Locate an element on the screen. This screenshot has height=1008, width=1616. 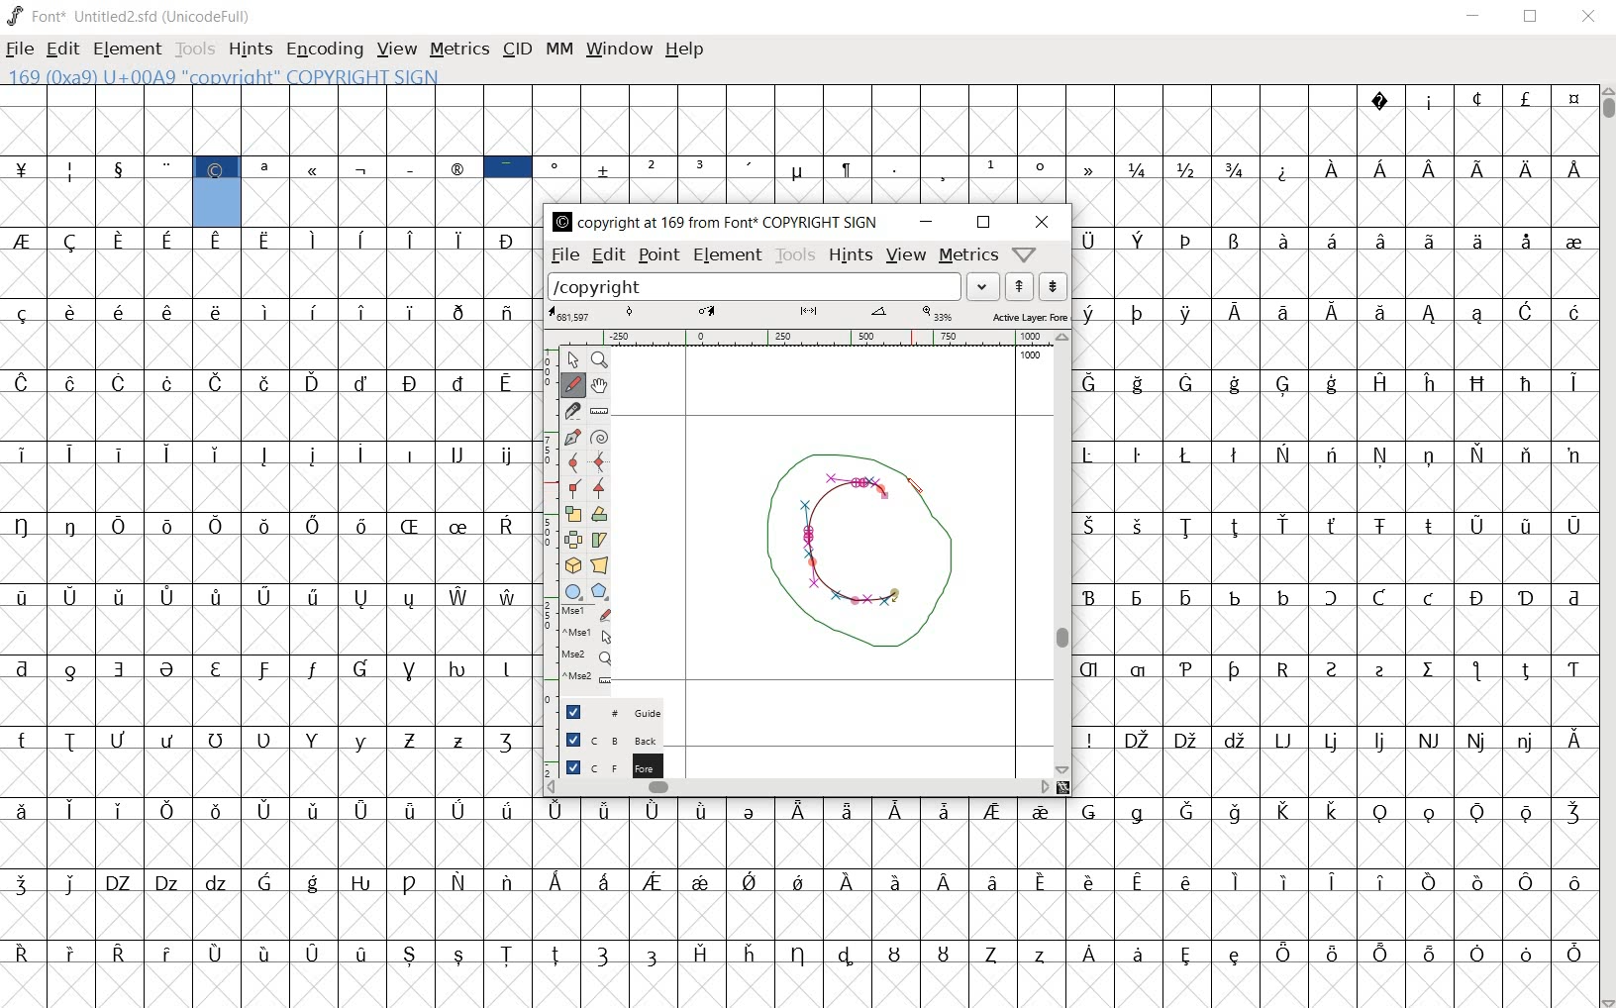
measure a distance, angle between points is located at coordinates (599, 412).